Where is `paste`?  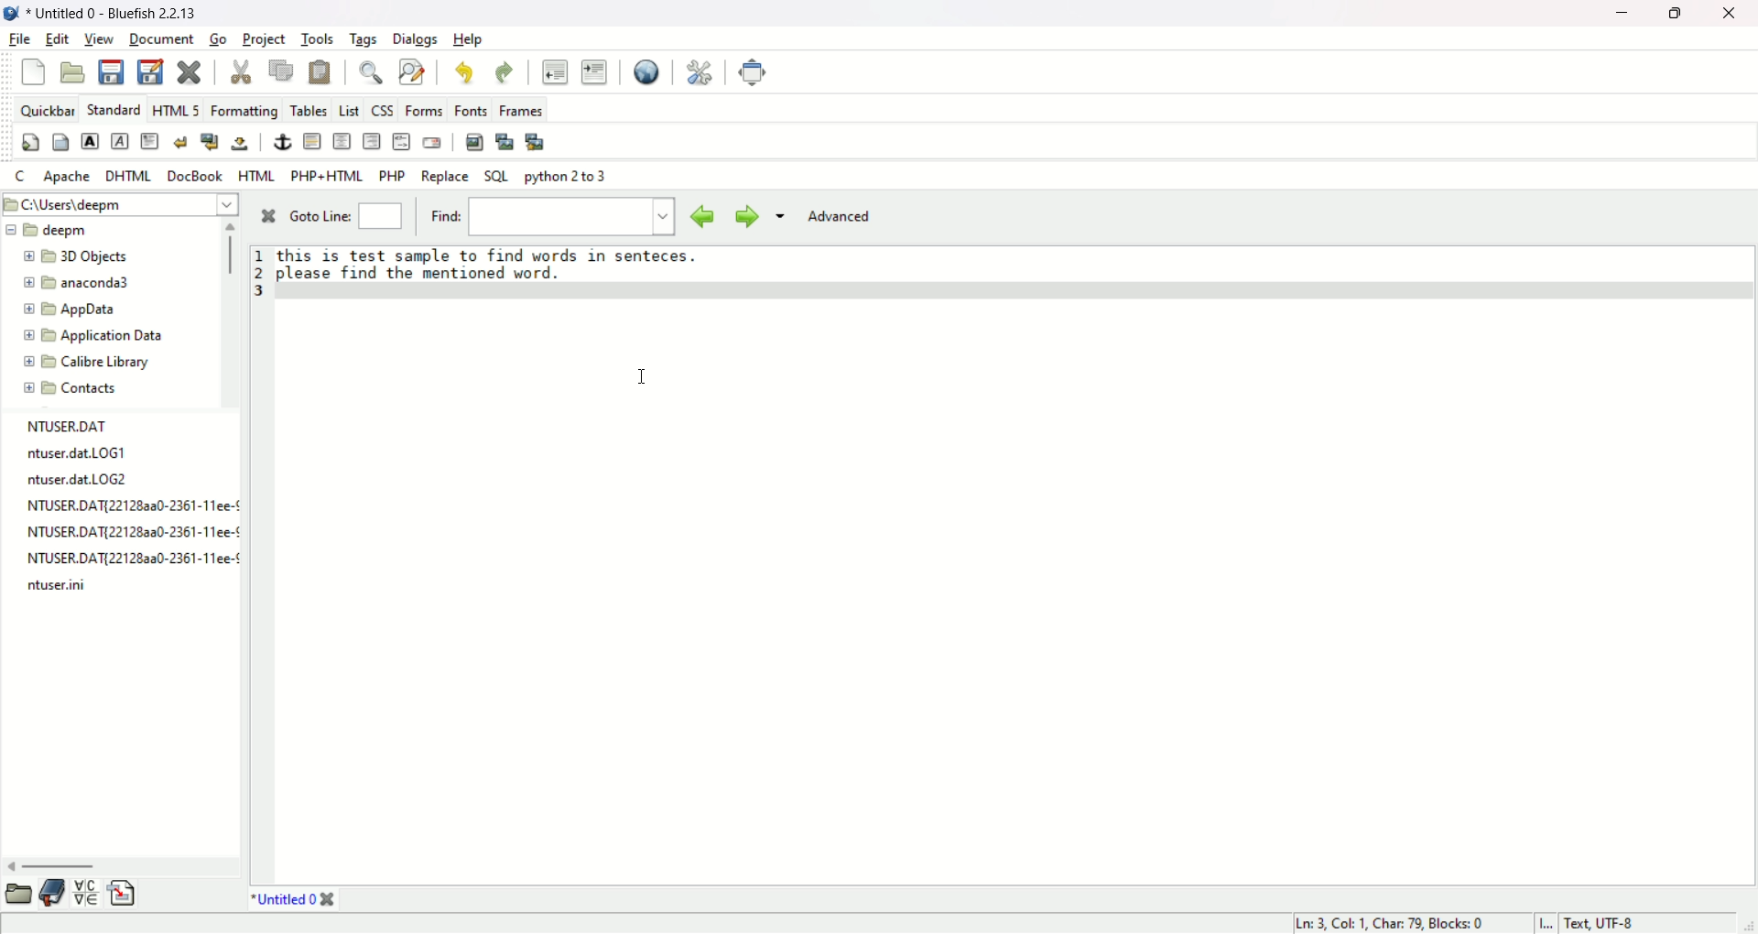 paste is located at coordinates (320, 71).